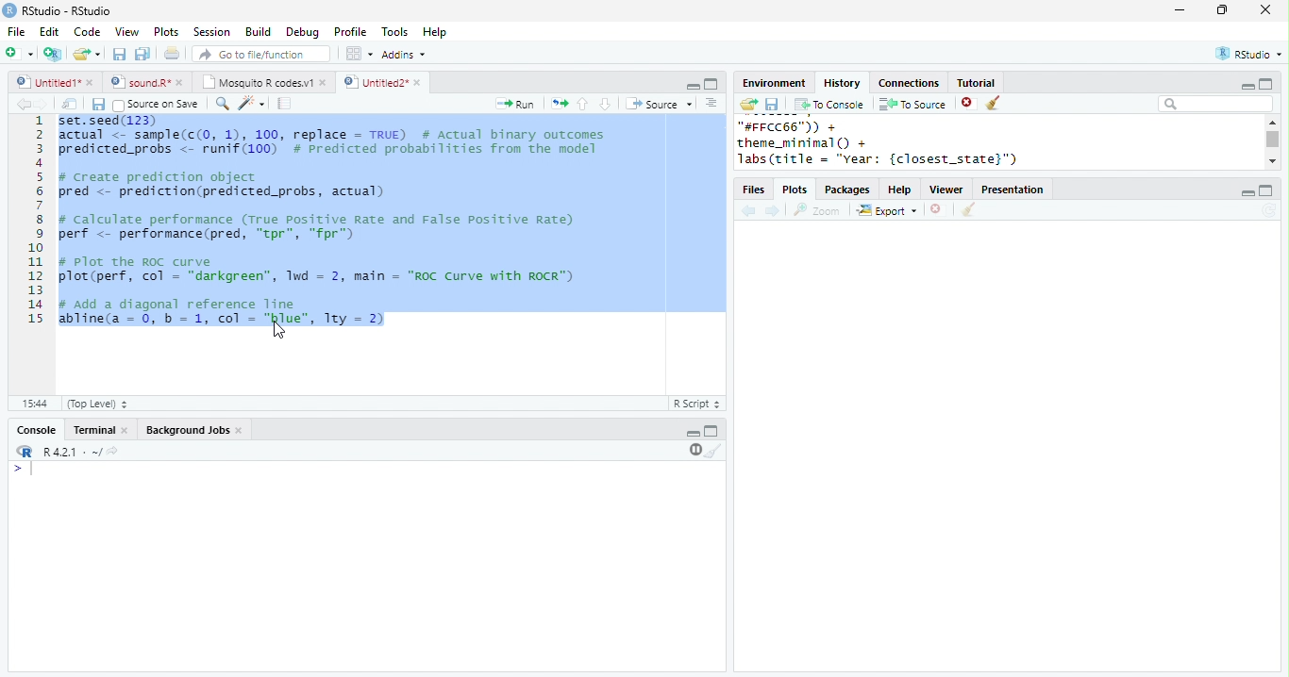 The height and width of the screenshot is (677, 1289). I want to click on close file, so click(939, 210).